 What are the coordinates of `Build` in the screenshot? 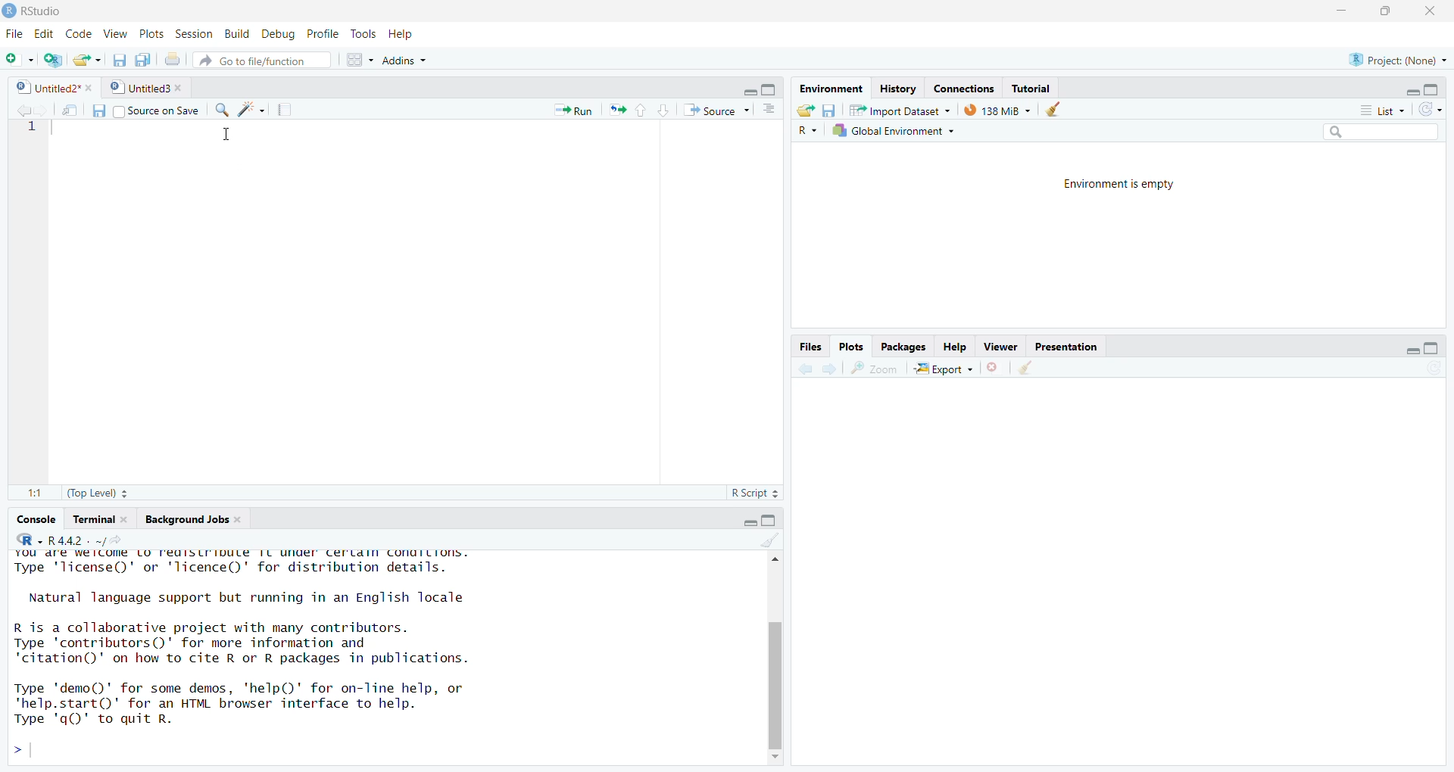 It's located at (234, 32).